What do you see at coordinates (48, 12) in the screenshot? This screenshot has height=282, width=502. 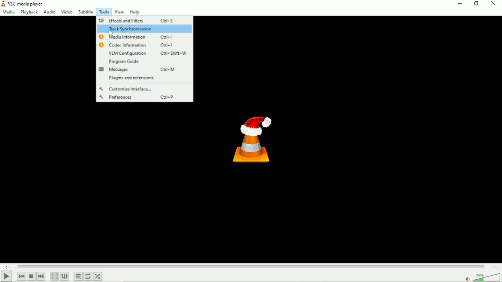 I see `Audio` at bounding box center [48, 12].